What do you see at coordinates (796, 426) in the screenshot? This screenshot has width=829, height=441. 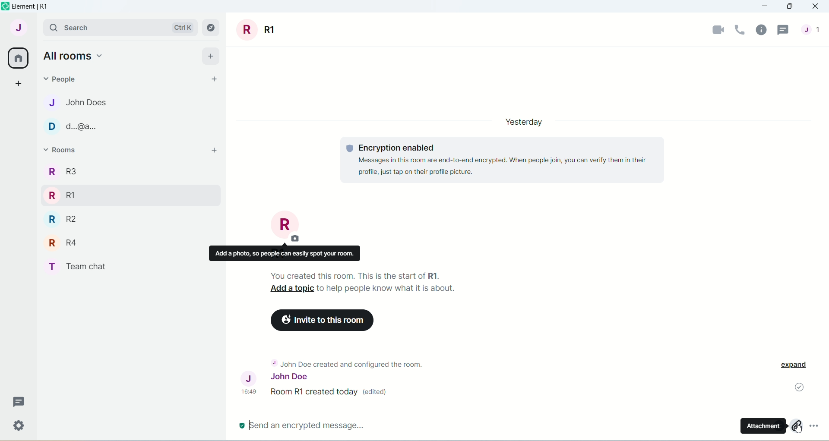 I see `attachment` at bounding box center [796, 426].